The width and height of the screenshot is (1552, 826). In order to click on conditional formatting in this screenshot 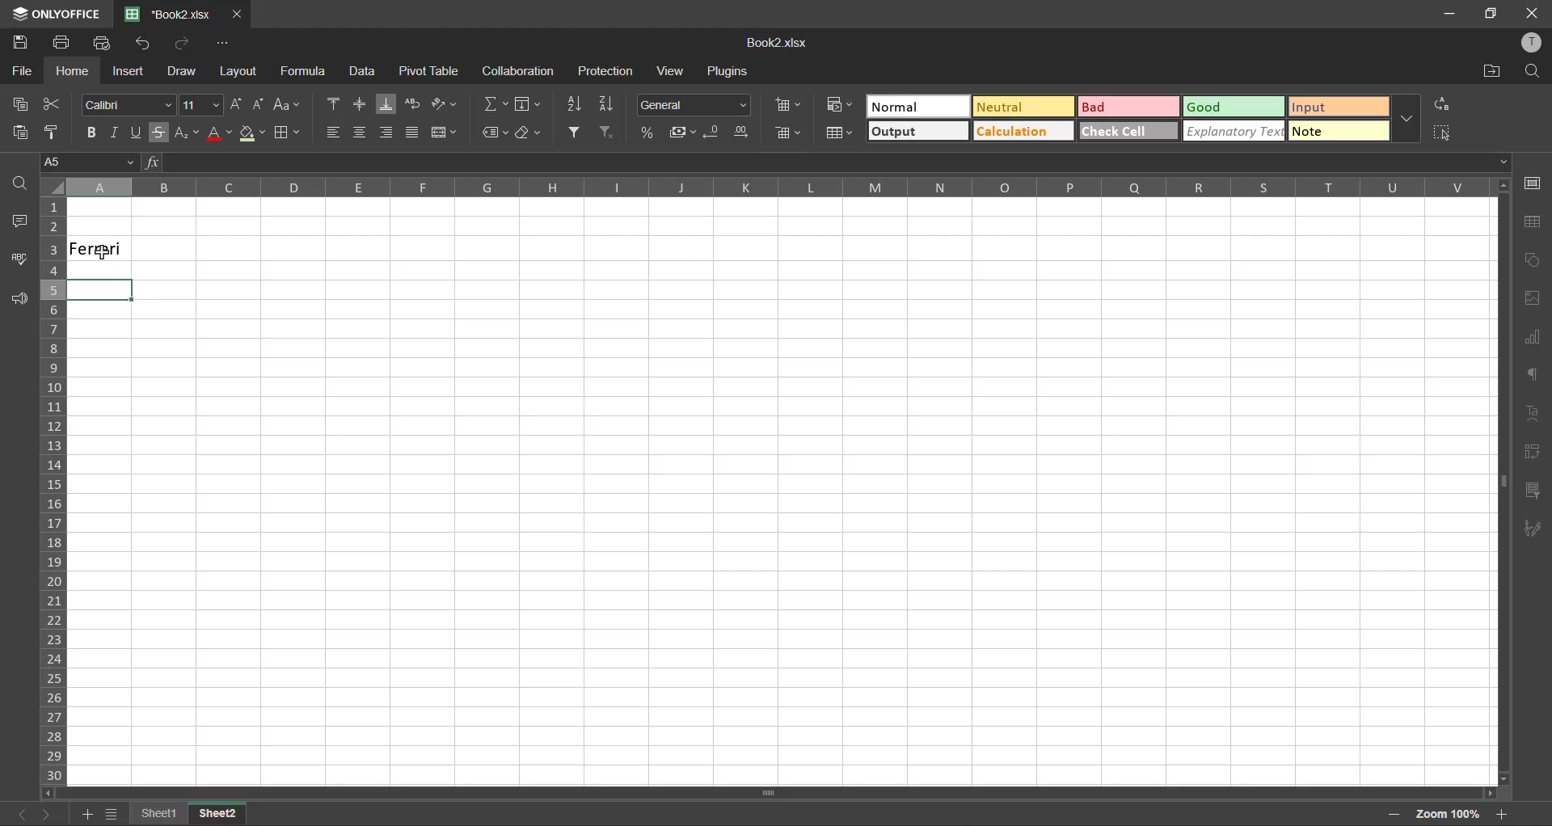, I will do `click(838, 106)`.